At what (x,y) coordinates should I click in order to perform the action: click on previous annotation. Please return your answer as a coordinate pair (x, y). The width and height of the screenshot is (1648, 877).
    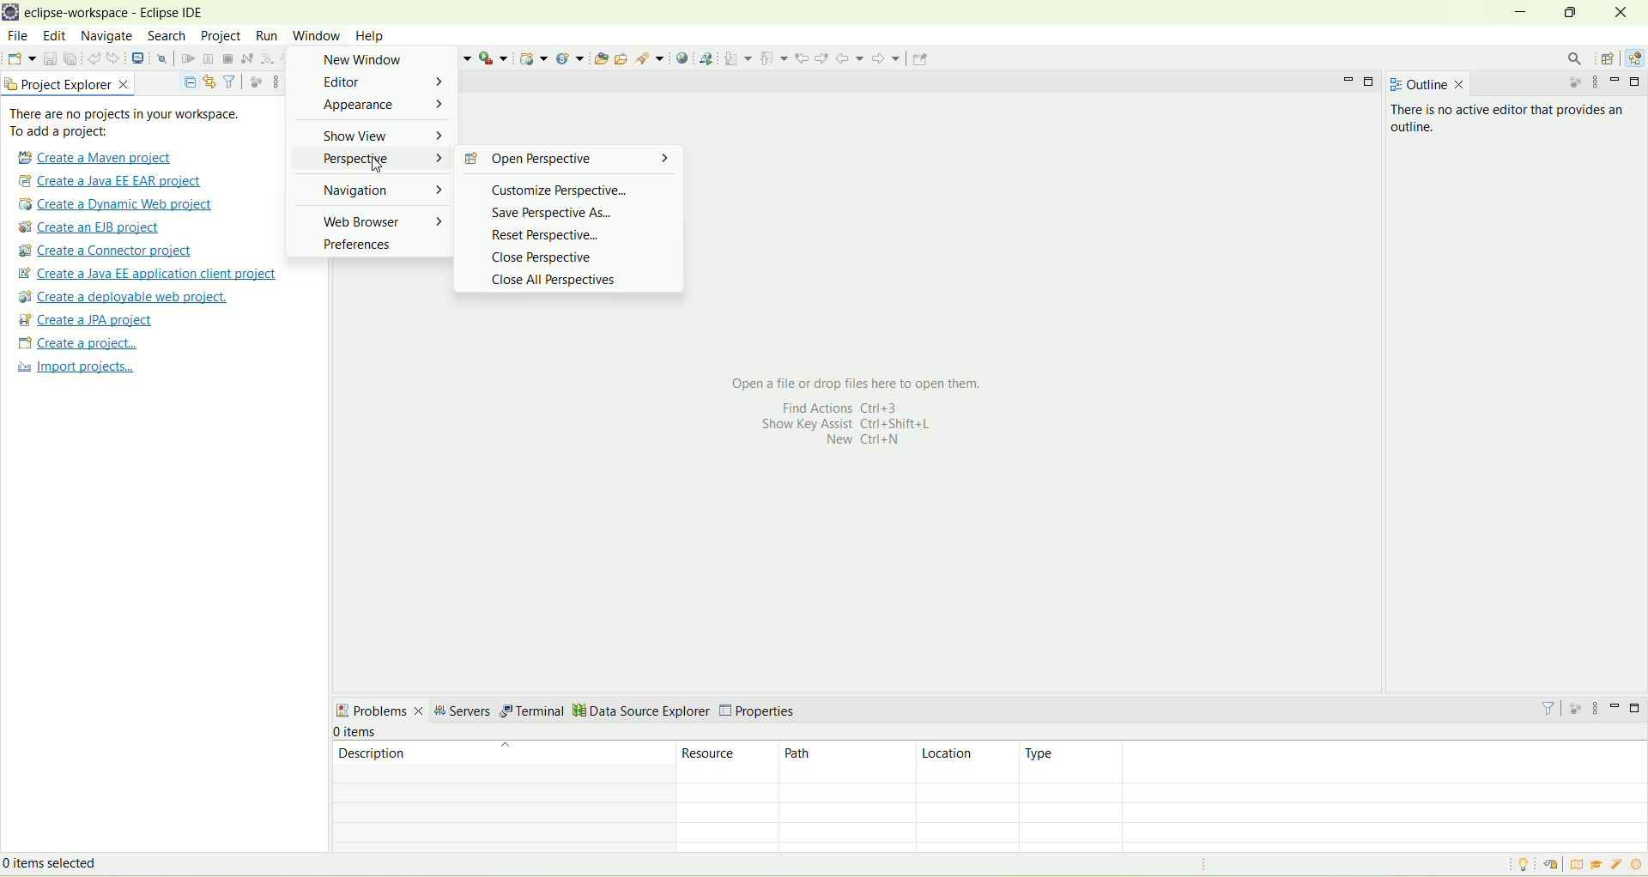
    Looking at the image, I should click on (773, 57).